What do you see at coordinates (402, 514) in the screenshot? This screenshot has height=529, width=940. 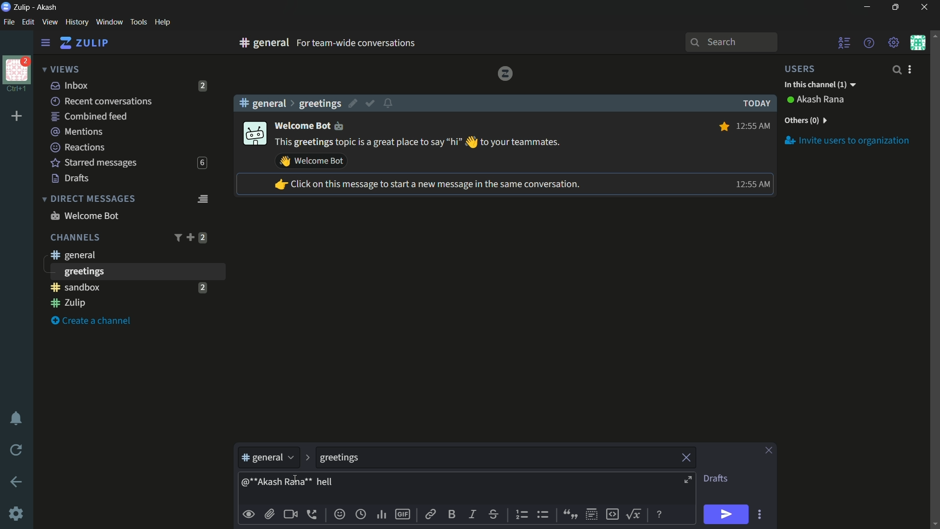 I see `add gif` at bounding box center [402, 514].